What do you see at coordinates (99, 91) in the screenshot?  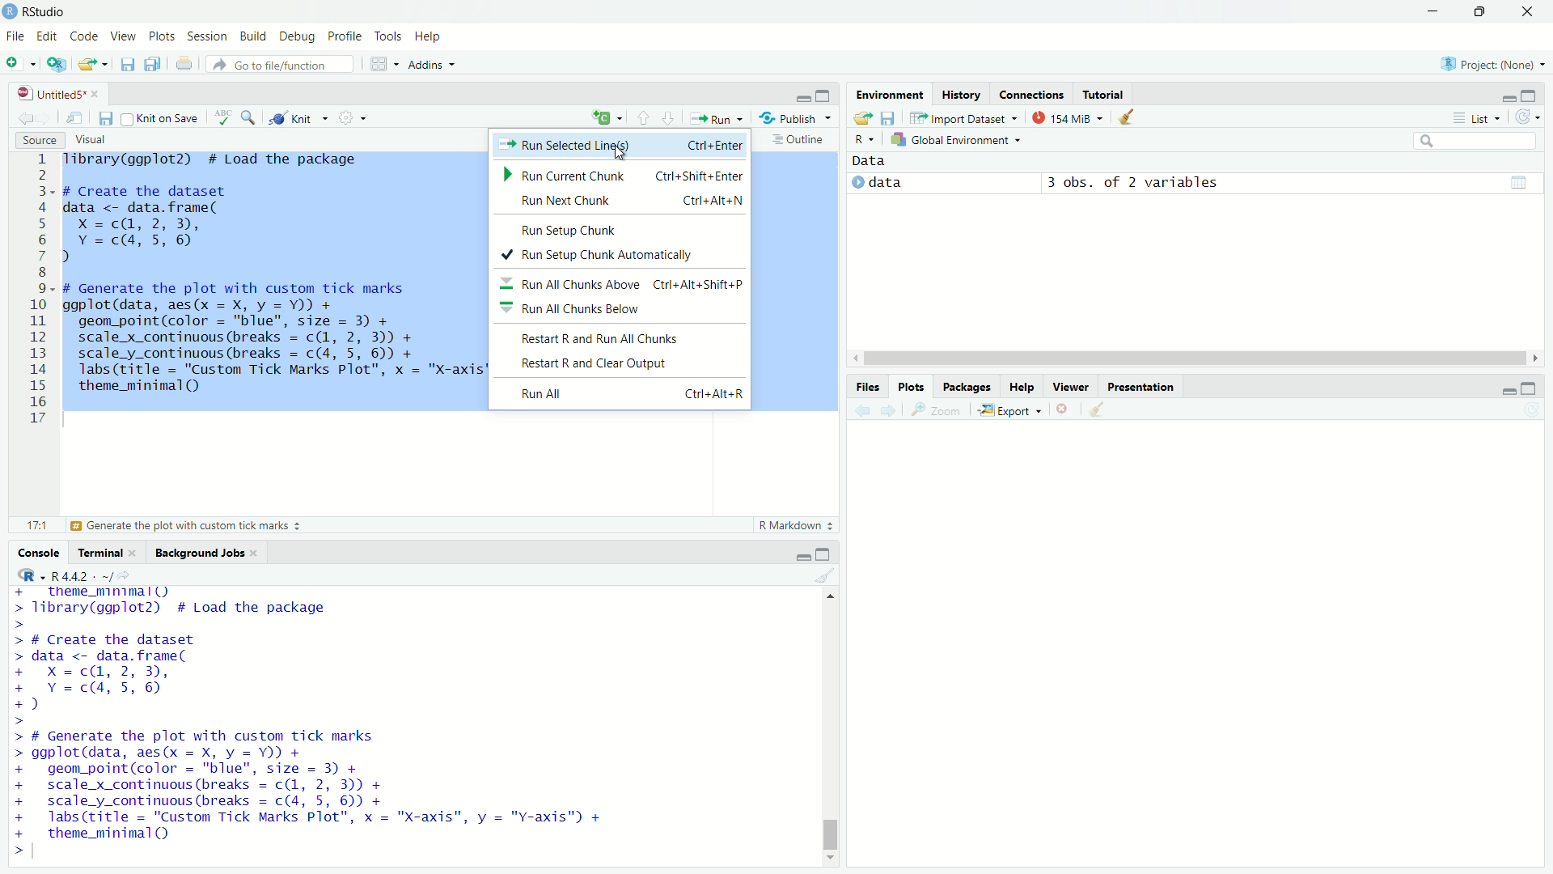 I see `close` at bounding box center [99, 91].